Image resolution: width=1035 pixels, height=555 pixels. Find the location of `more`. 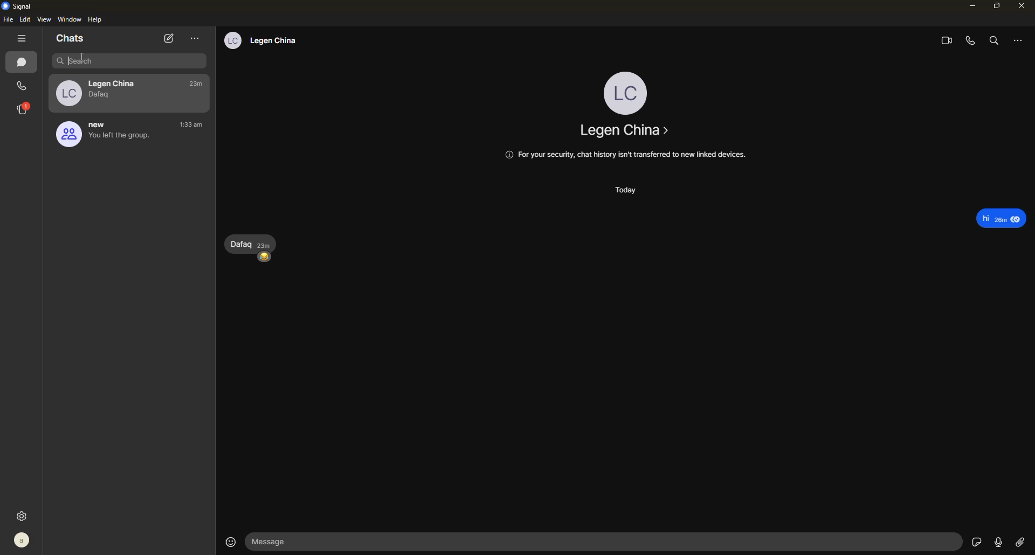

more is located at coordinates (1017, 41).